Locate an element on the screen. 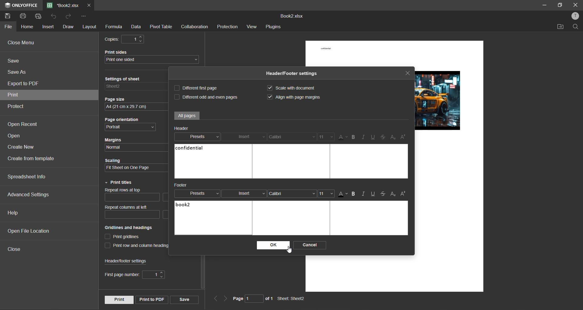 This screenshot has height=310, width=583. close tab is located at coordinates (89, 5).